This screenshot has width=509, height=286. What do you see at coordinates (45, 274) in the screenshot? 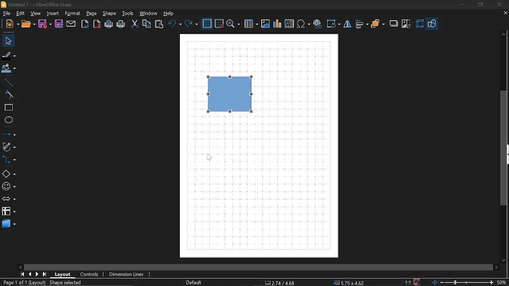
I see `go to last page` at bounding box center [45, 274].